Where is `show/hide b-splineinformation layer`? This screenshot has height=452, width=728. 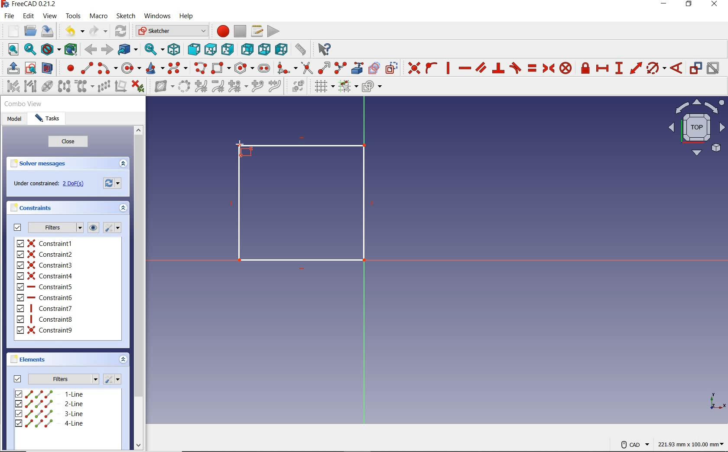 show/hide b-splineinformation layer is located at coordinates (161, 88).